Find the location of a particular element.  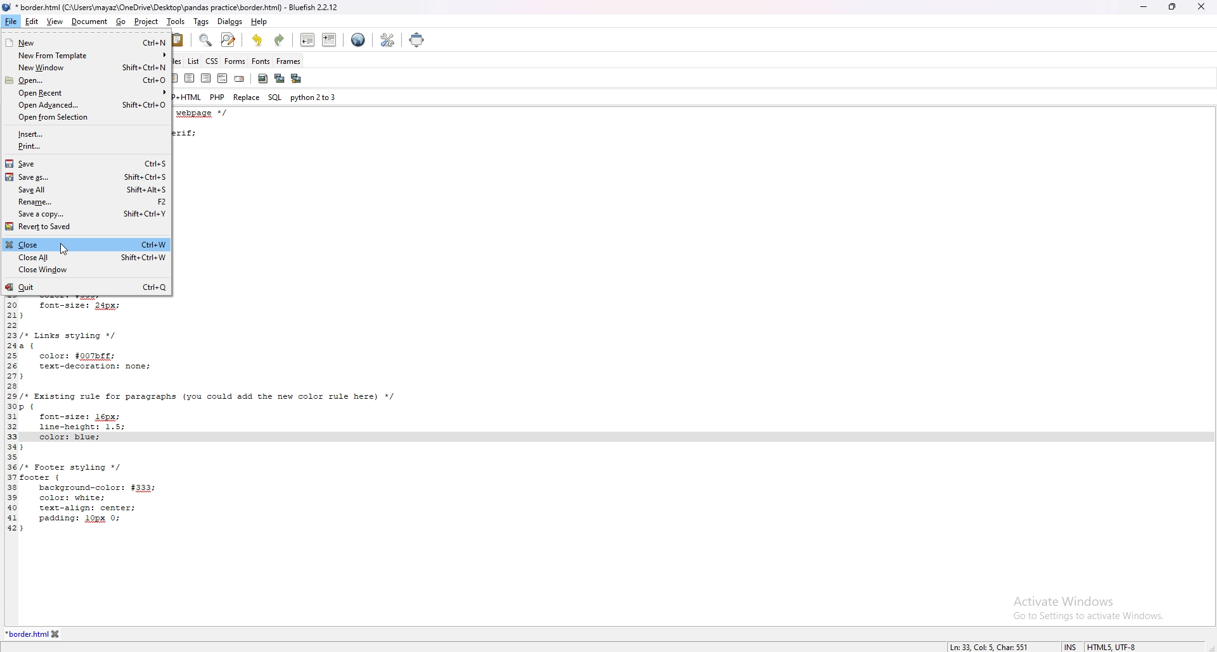

close is located at coordinates (1202, 7).